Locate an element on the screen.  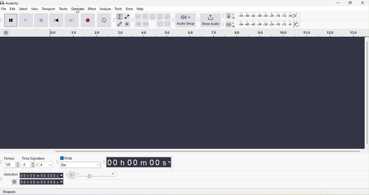
envelope tool  is located at coordinates (127, 16).